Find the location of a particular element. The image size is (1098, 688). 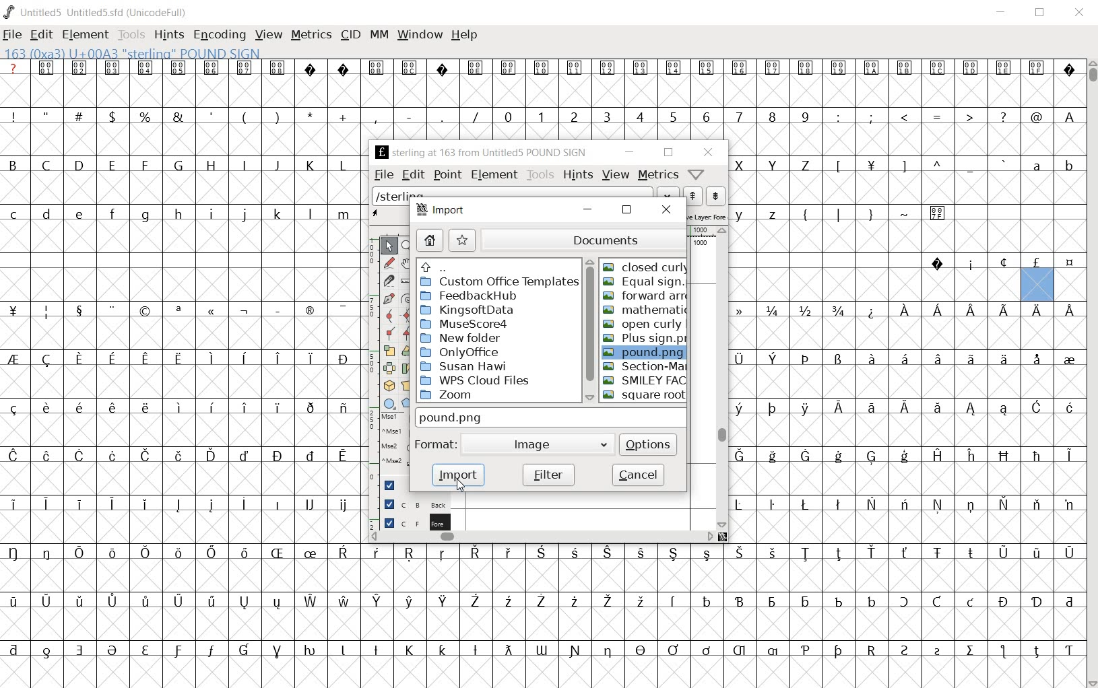

; is located at coordinates (871, 118).